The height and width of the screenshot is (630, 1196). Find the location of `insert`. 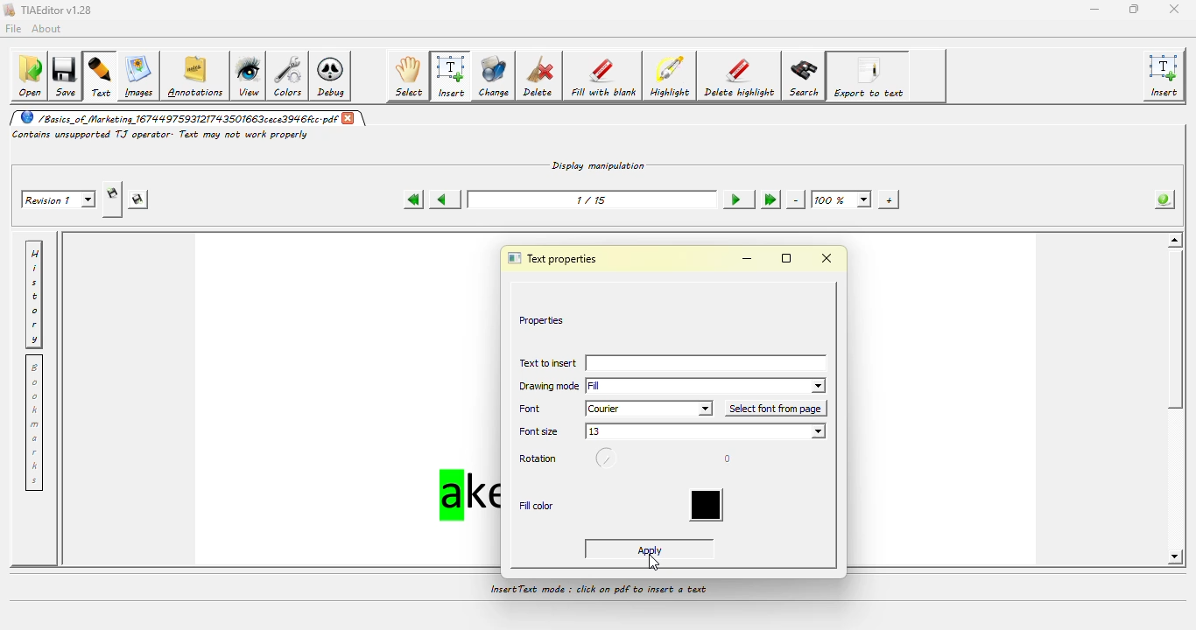

insert is located at coordinates (1166, 76).